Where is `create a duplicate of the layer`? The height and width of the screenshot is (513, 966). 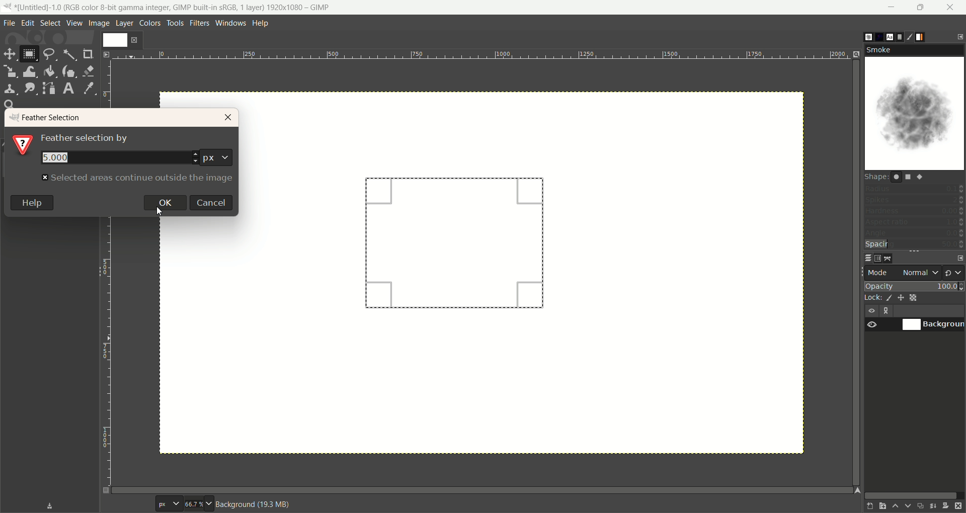 create a duplicate of the layer is located at coordinates (920, 506).